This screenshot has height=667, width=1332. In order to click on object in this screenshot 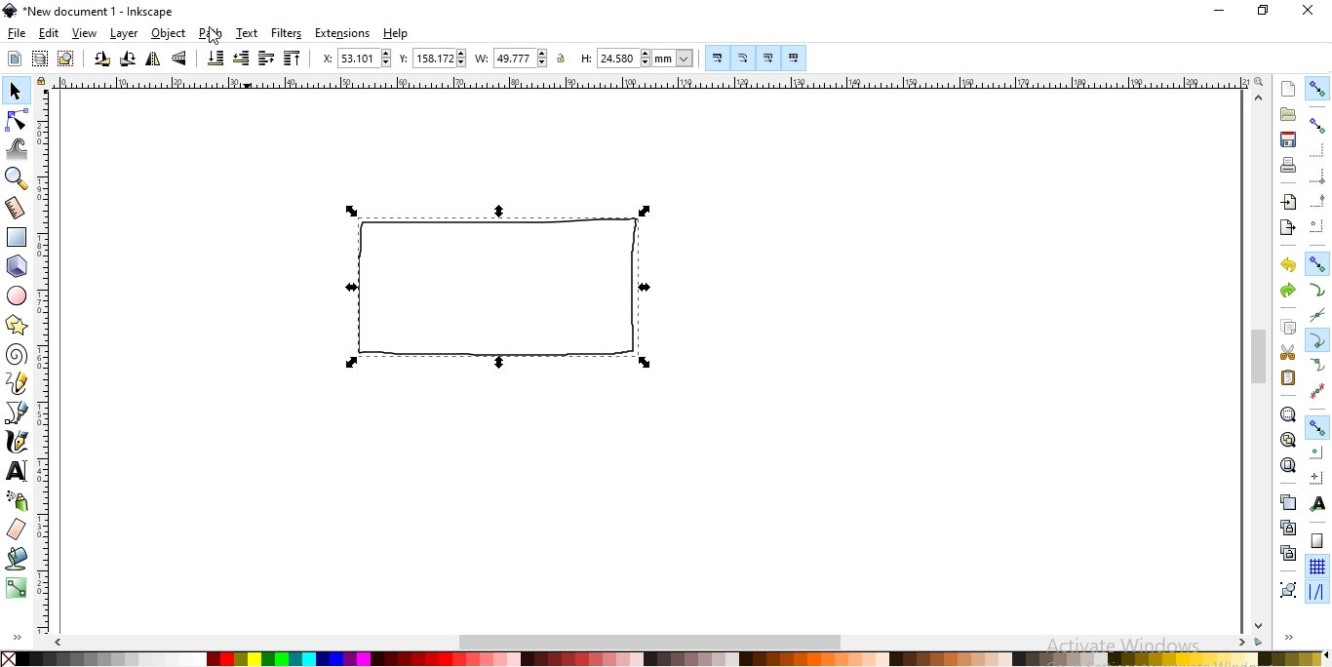, I will do `click(168, 33)`.